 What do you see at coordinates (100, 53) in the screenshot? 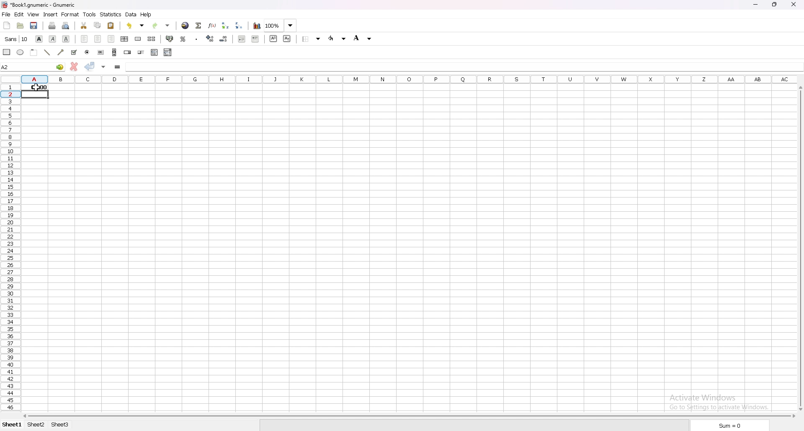
I see `button` at bounding box center [100, 53].